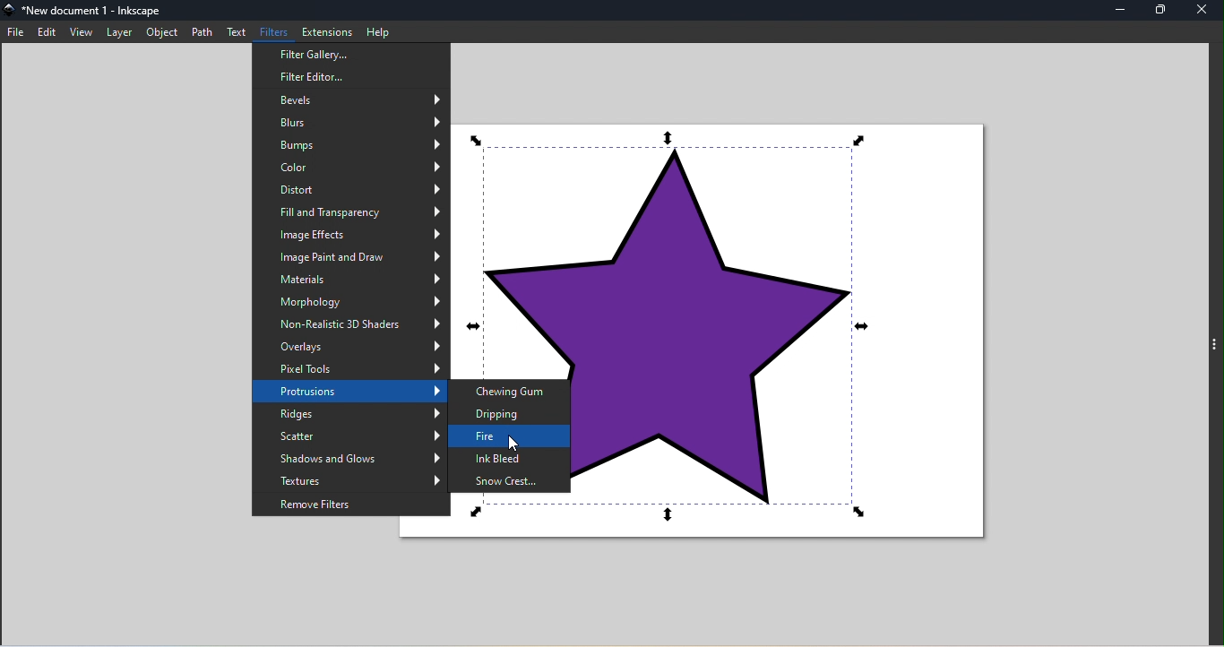  What do you see at coordinates (82, 34) in the screenshot?
I see `View` at bounding box center [82, 34].